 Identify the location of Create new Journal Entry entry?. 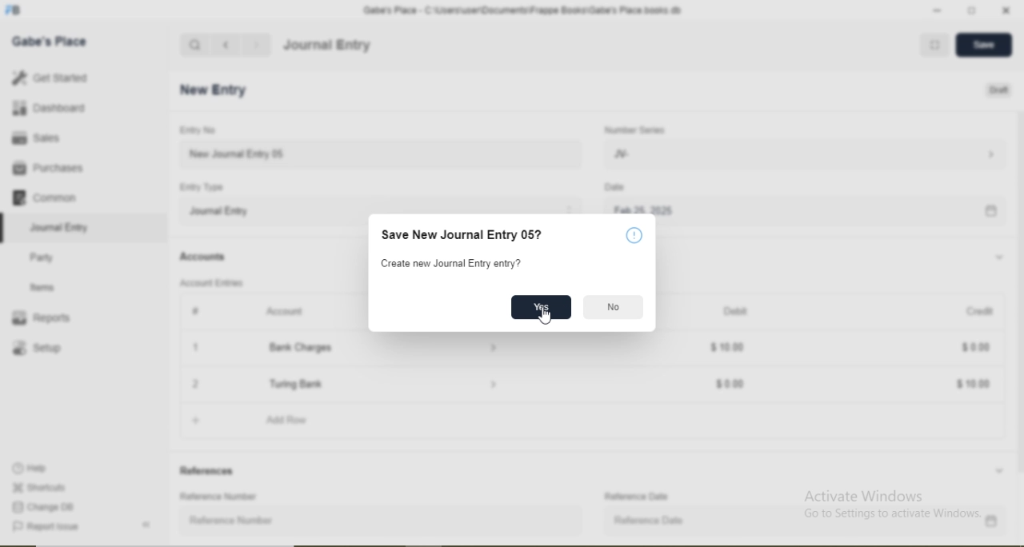
(454, 265).